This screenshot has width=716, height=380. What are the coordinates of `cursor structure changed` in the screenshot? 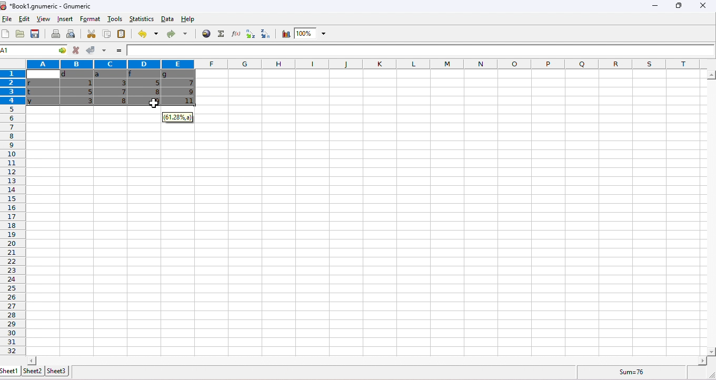 It's located at (153, 103).